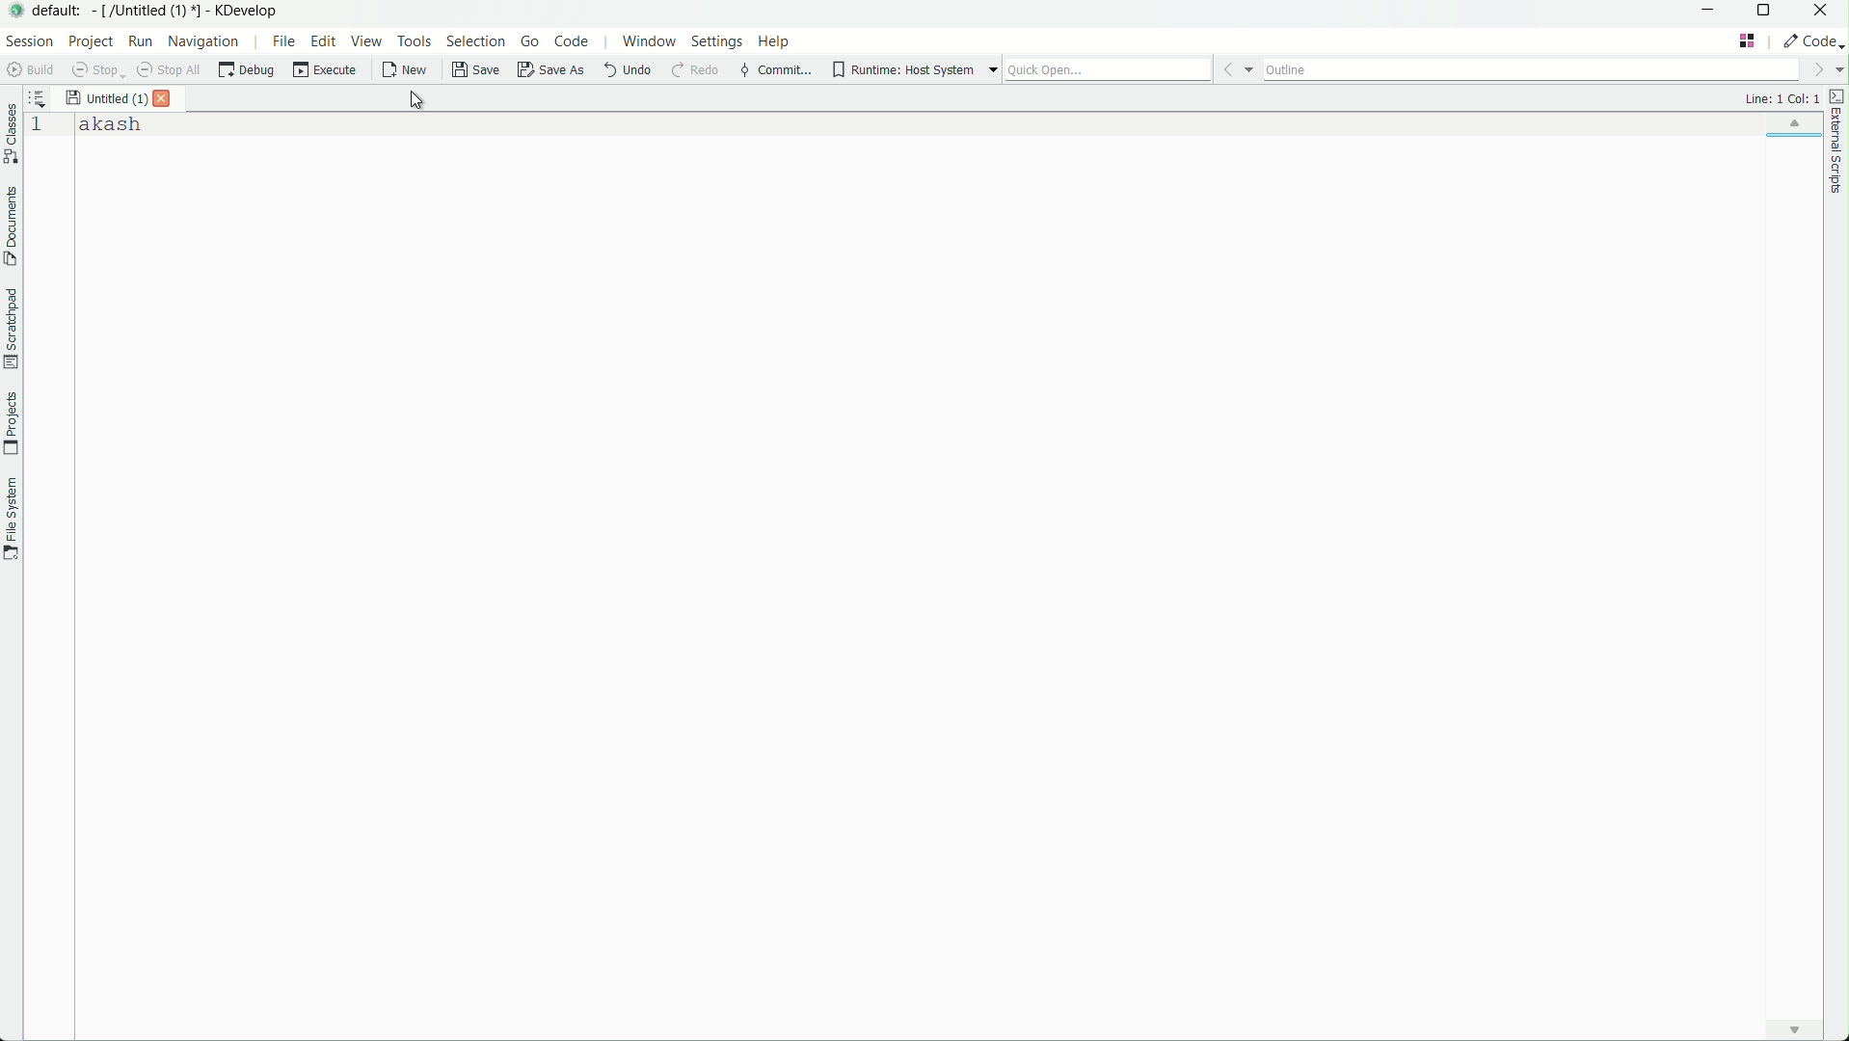 The height and width of the screenshot is (1041, 1849). What do you see at coordinates (170, 71) in the screenshot?
I see `stop all` at bounding box center [170, 71].